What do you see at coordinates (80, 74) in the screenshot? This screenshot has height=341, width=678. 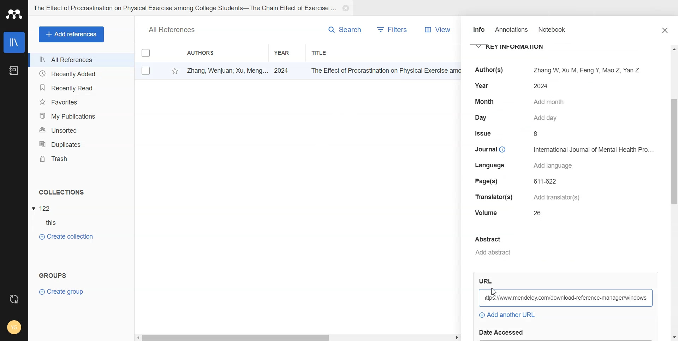 I see `Recently Added` at bounding box center [80, 74].